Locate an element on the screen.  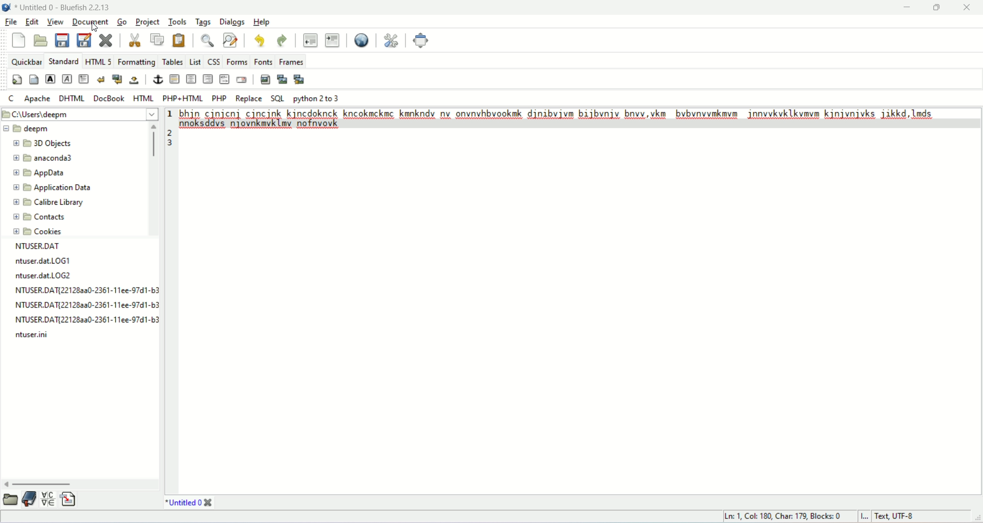
text is located at coordinates (576, 119).